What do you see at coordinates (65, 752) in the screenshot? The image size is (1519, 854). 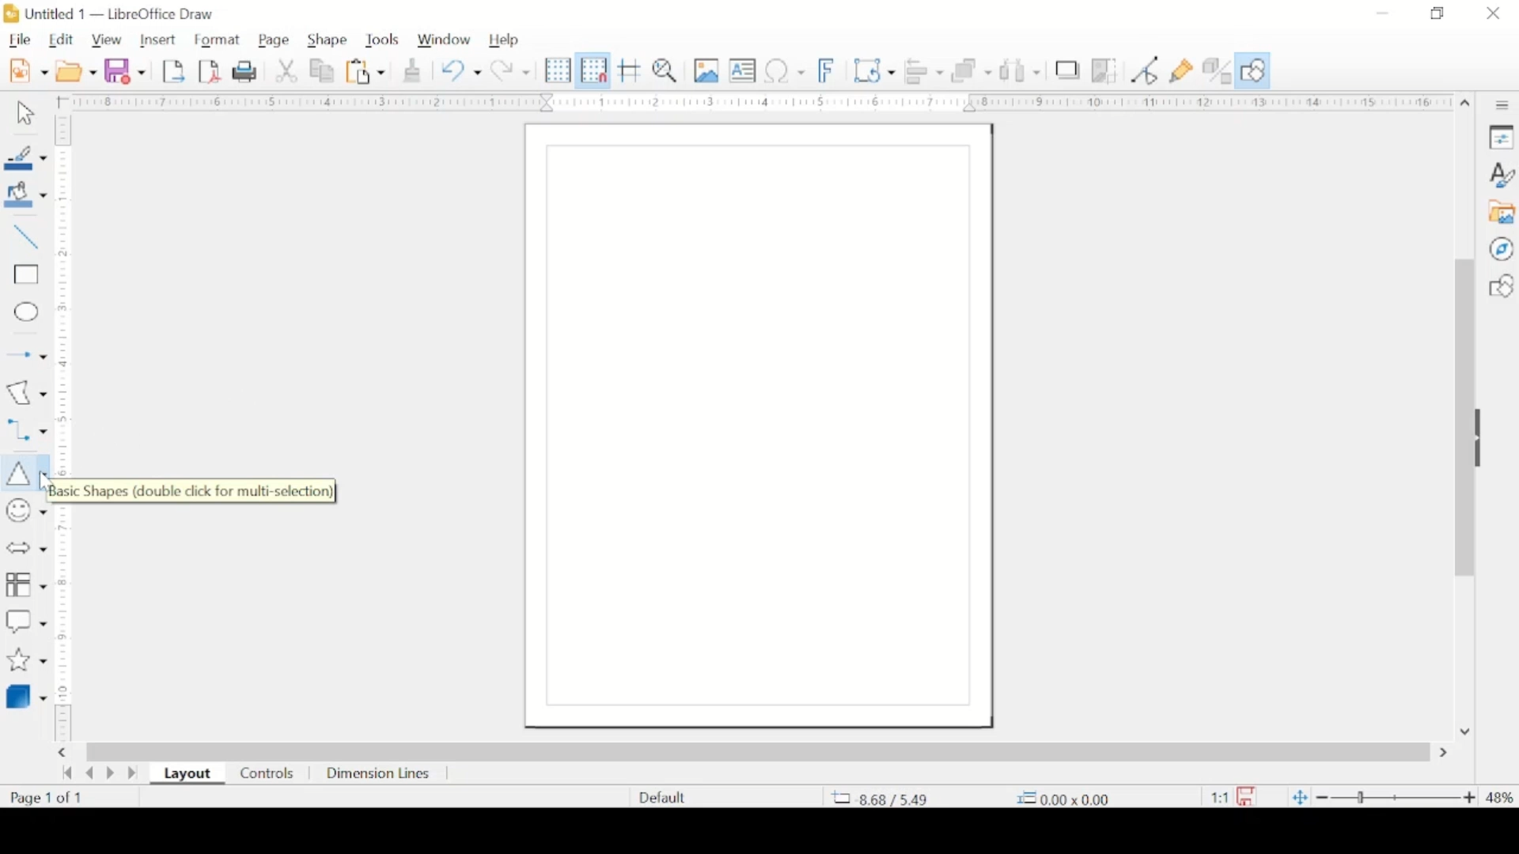 I see `scroll right` at bounding box center [65, 752].